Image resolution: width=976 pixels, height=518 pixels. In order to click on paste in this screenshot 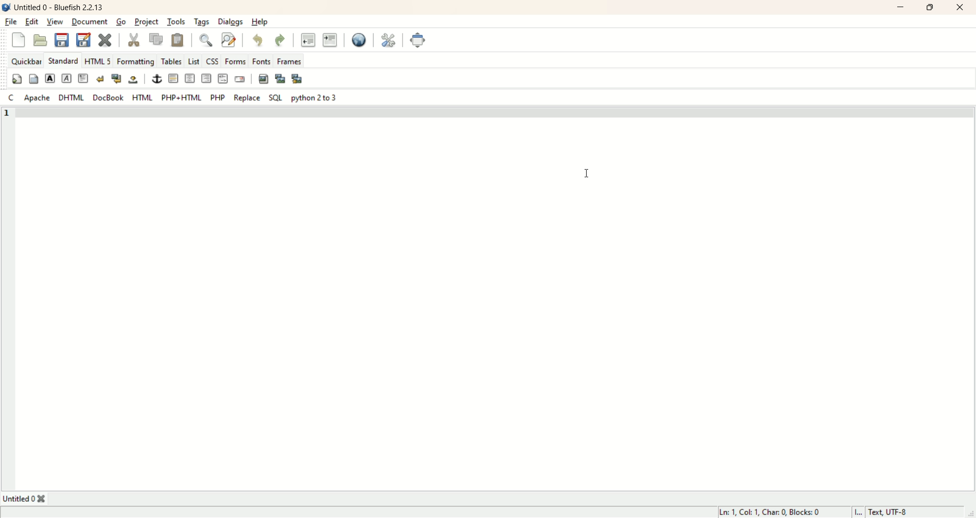, I will do `click(177, 41)`.